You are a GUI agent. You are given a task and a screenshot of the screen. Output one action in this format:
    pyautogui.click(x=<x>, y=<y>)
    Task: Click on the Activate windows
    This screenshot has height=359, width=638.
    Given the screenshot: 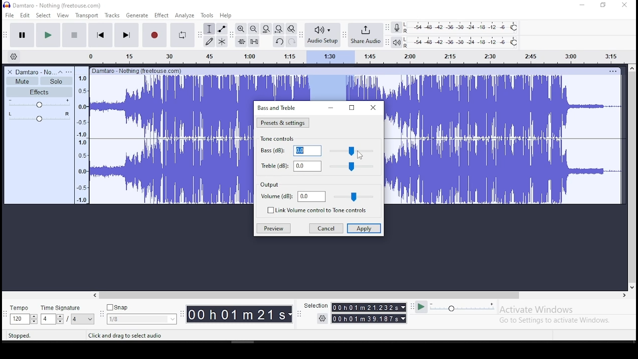 What is the action you would take?
    pyautogui.click(x=535, y=310)
    